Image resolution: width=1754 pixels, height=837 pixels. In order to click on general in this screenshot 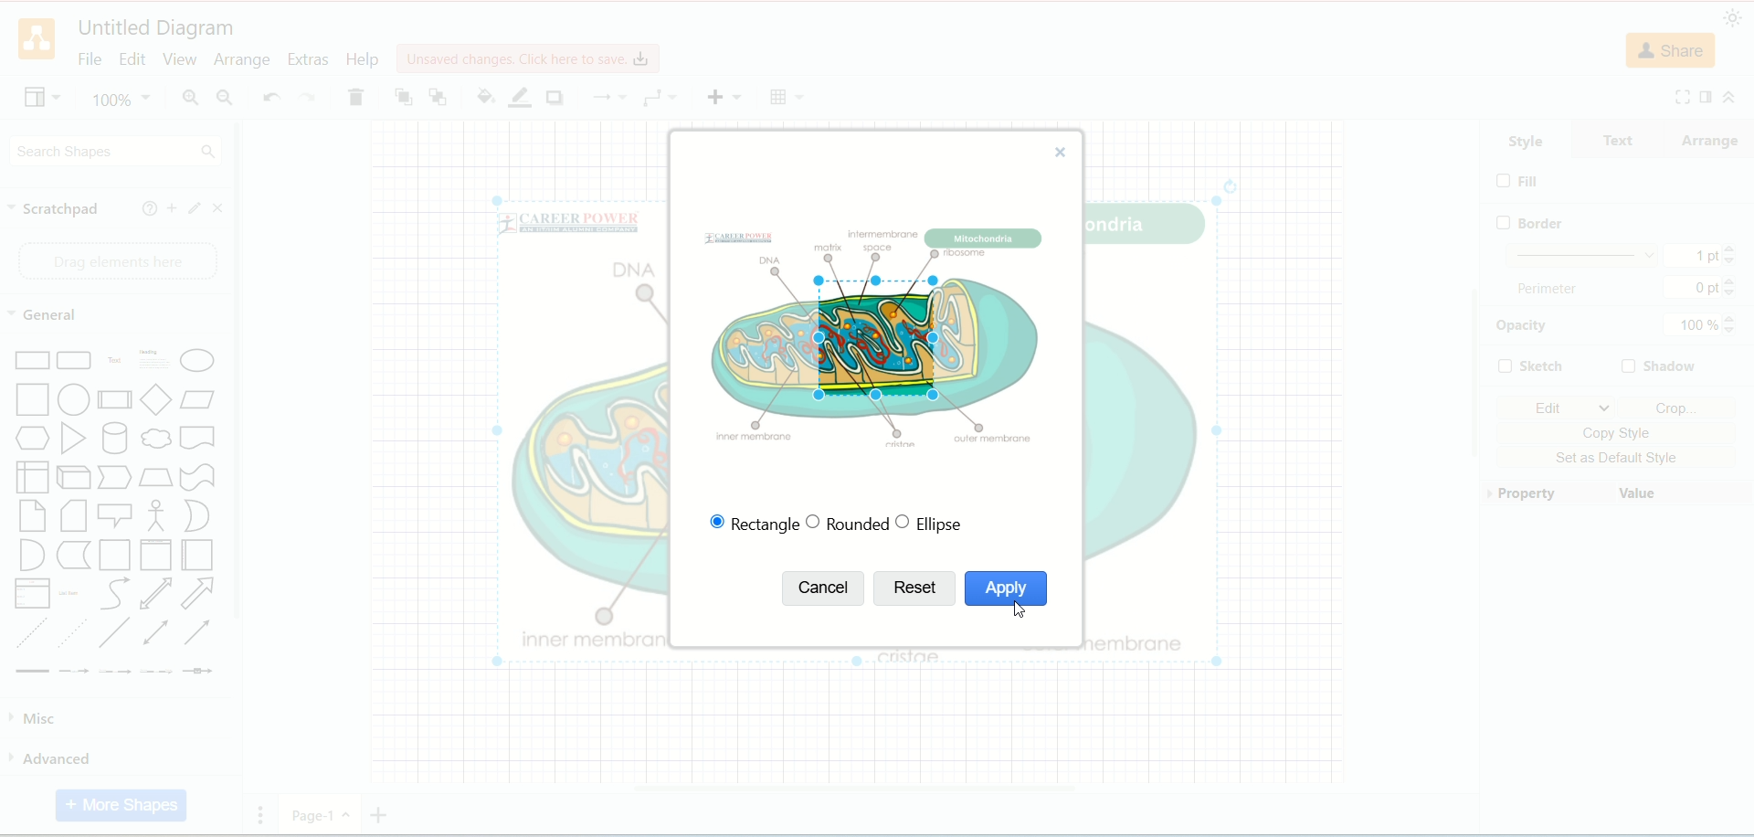, I will do `click(47, 317)`.